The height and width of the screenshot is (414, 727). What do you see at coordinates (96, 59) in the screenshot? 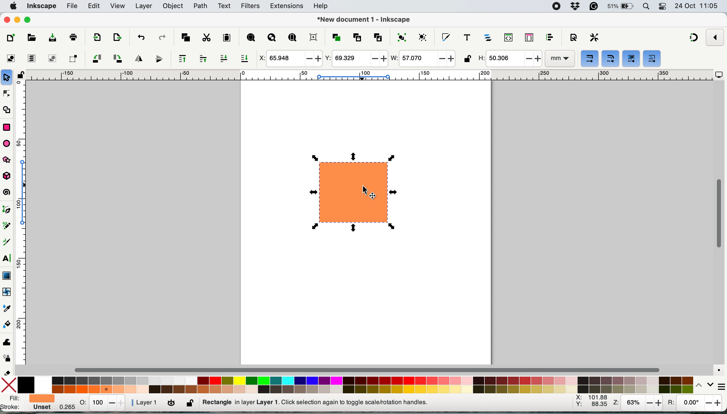
I see `object rotate 90 ccw` at bounding box center [96, 59].